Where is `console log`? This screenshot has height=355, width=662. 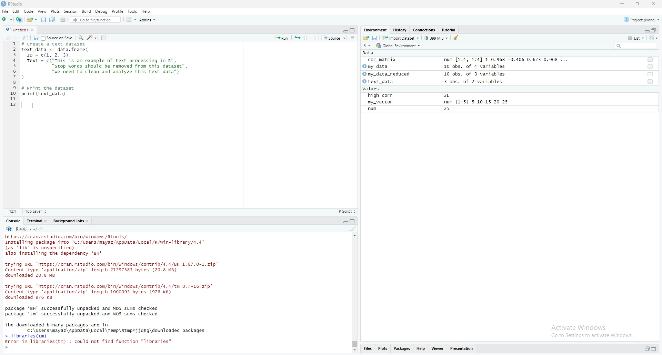 console log is located at coordinates (120, 292).